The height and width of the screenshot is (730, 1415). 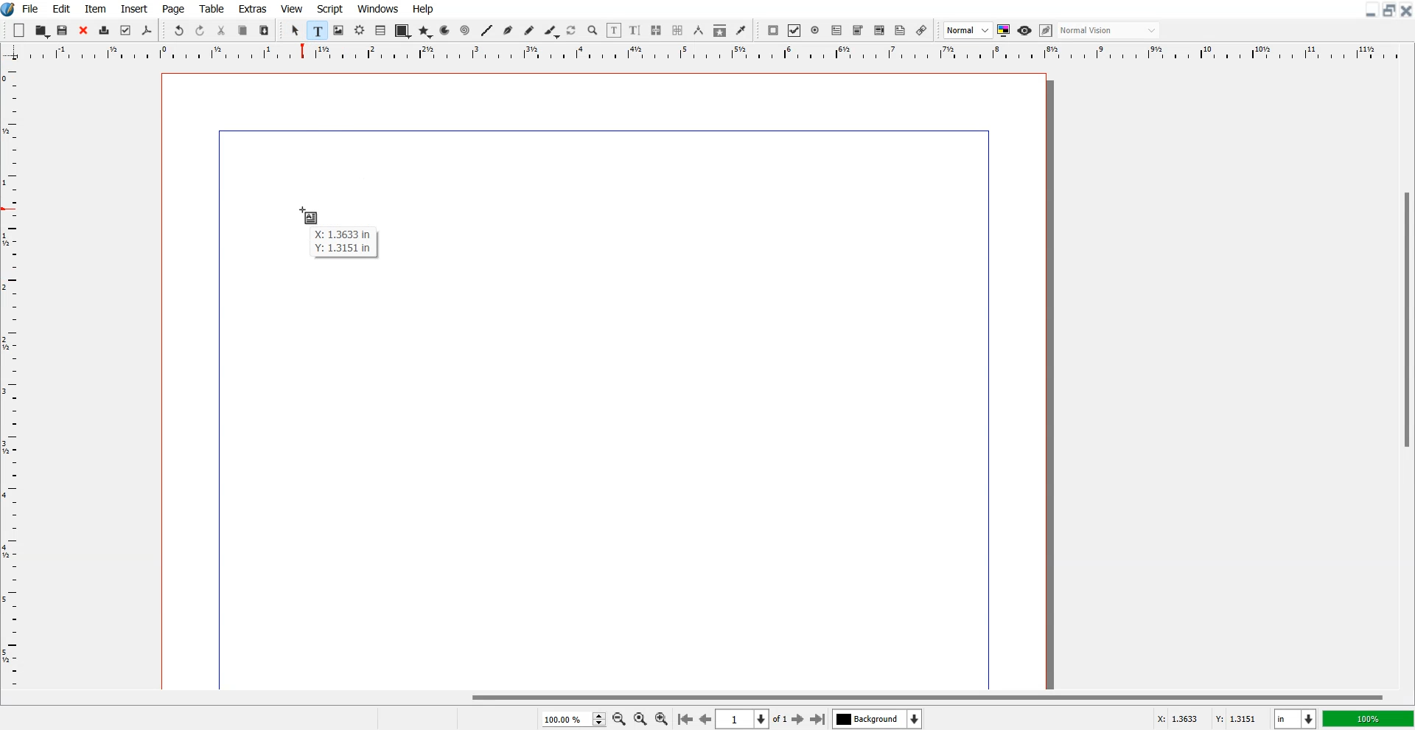 I want to click on Table, so click(x=381, y=30).